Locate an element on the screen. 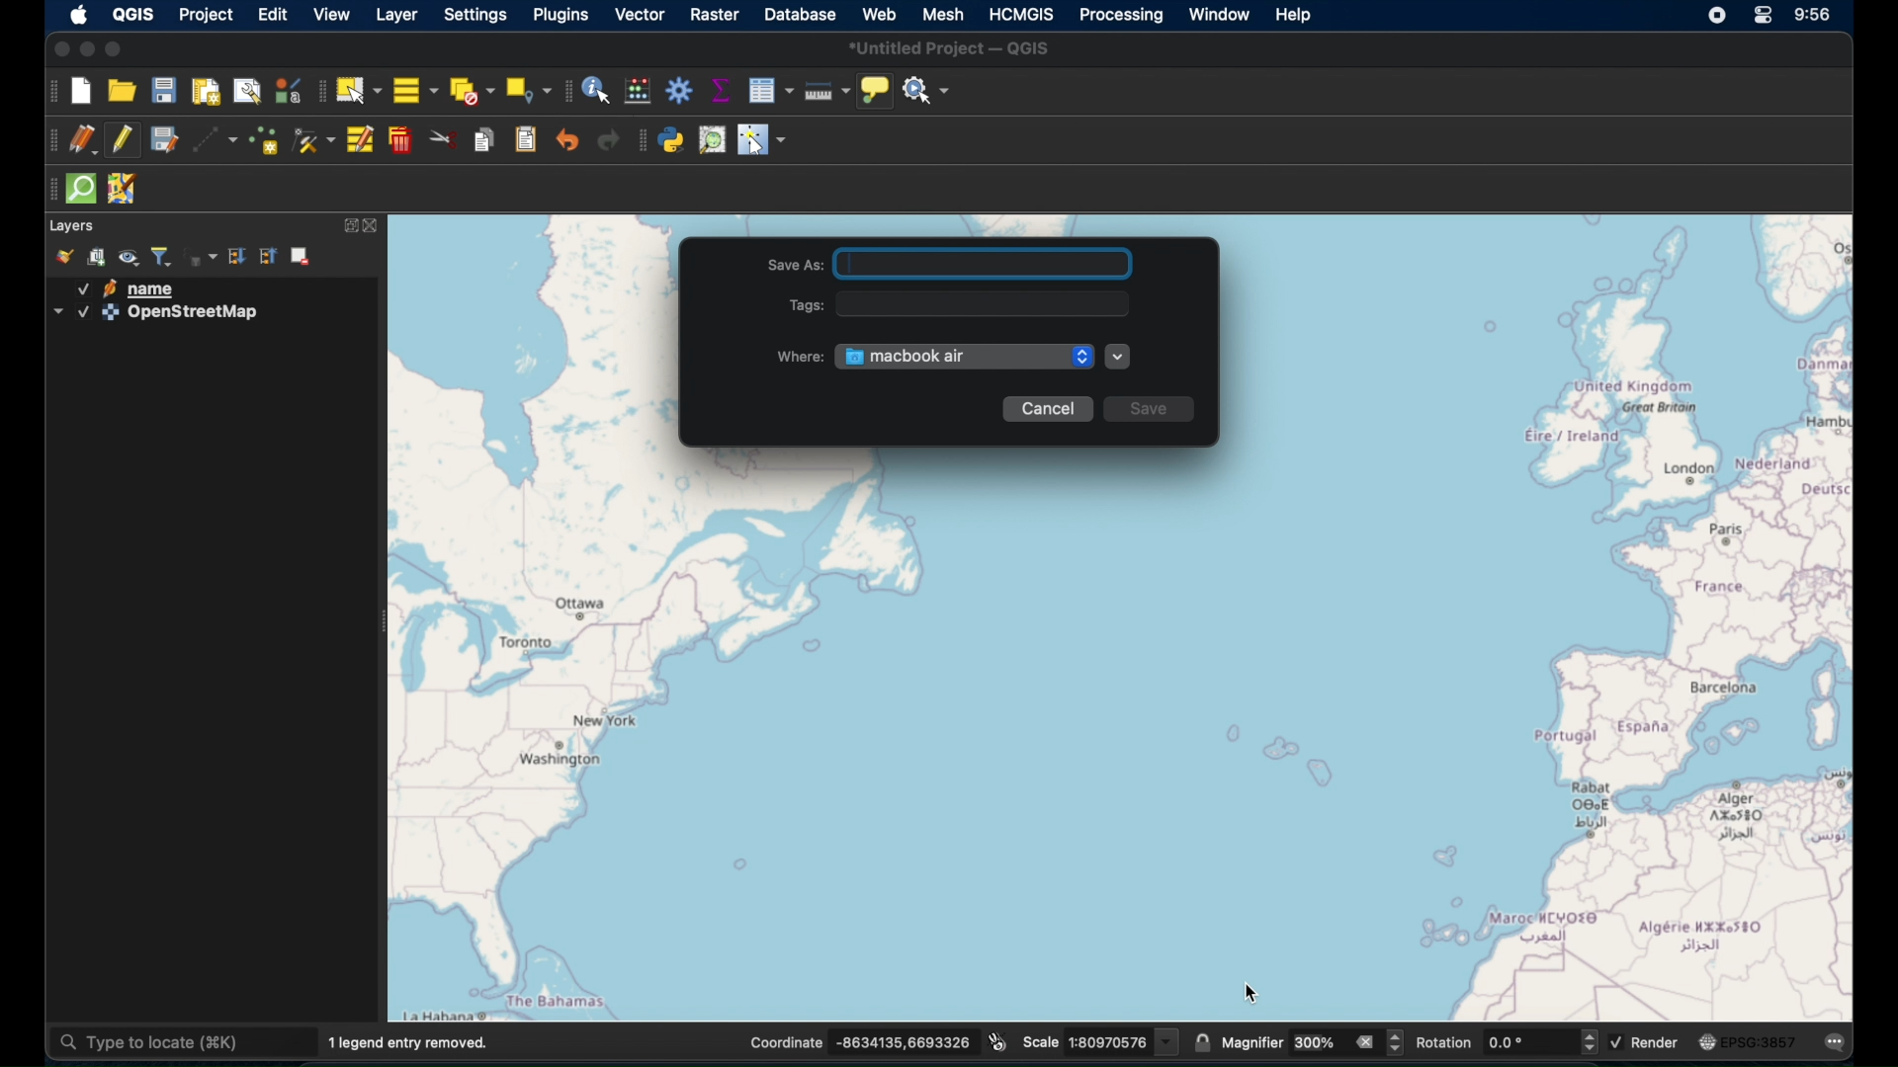 Image resolution: width=1898 pixels, height=1067 pixels. select by location is located at coordinates (528, 91).